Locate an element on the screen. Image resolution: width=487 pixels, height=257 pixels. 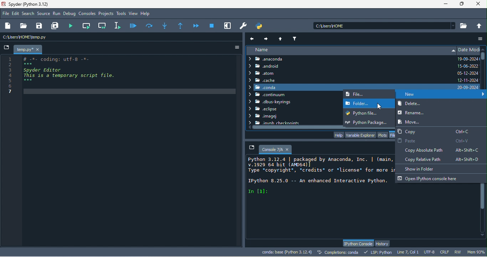
conda base is located at coordinates (287, 252).